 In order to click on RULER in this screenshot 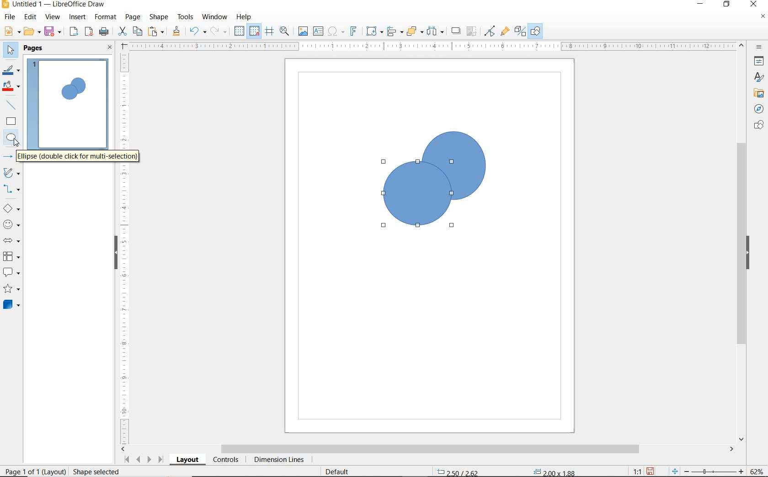, I will do `click(433, 47)`.